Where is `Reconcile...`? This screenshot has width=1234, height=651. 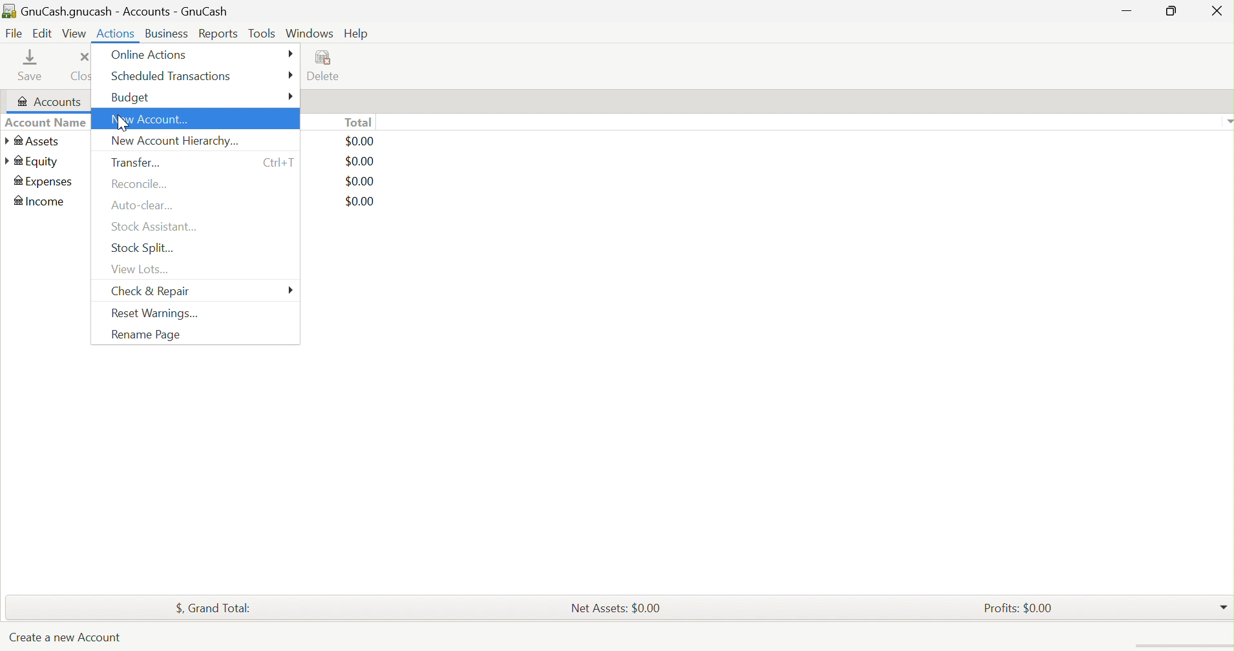 Reconcile... is located at coordinates (138, 183).